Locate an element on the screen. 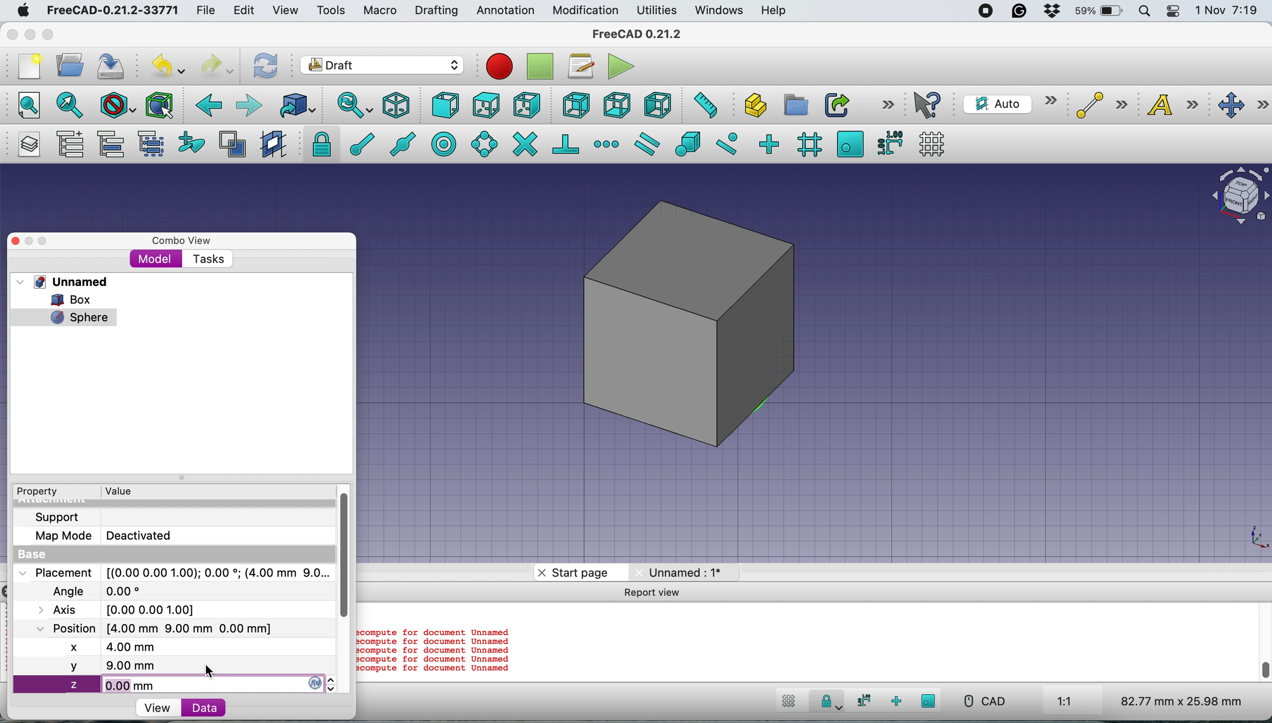 The width and height of the screenshot is (1272, 723). sphere selected is located at coordinates (64, 315).